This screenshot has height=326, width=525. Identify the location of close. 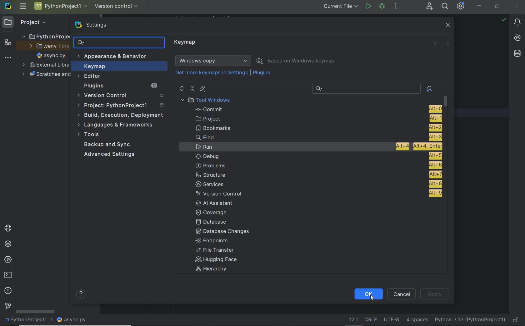
(447, 25).